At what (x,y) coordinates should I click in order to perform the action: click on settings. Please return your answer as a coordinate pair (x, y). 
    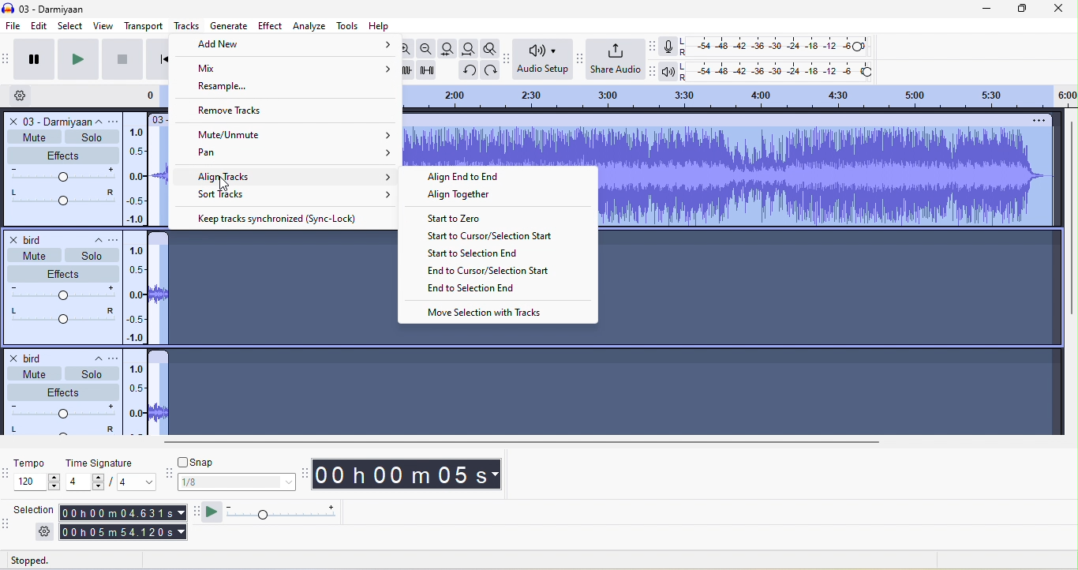
    Looking at the image, I should click on (43, 532).